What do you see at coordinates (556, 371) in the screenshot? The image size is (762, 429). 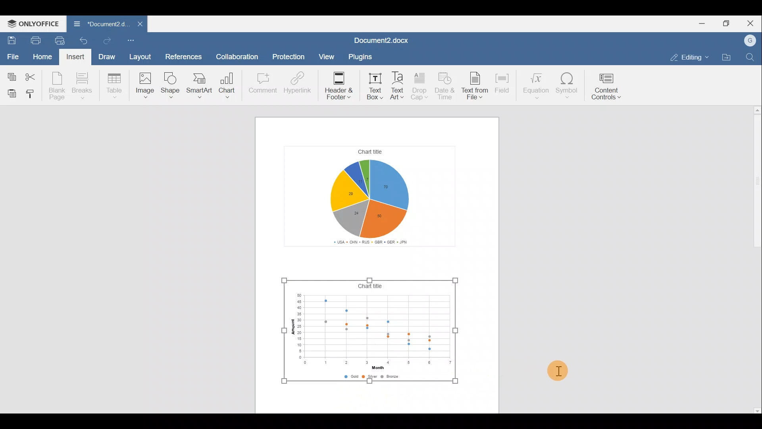 I see `Cursor` at bounding box center [556, 371].